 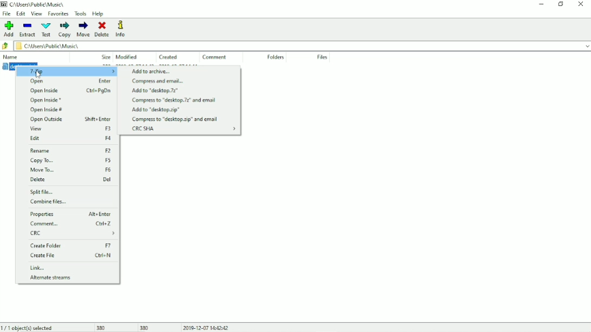 What do you see at coordinates (70, 170) in the screenshot?
I see `Move To` at bounding box center [70, 170].